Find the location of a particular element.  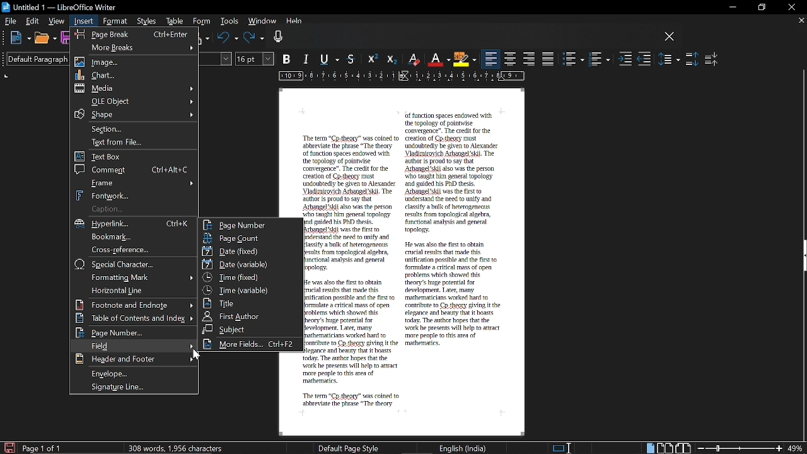

Current zoom is located at coordinates (796, 448).